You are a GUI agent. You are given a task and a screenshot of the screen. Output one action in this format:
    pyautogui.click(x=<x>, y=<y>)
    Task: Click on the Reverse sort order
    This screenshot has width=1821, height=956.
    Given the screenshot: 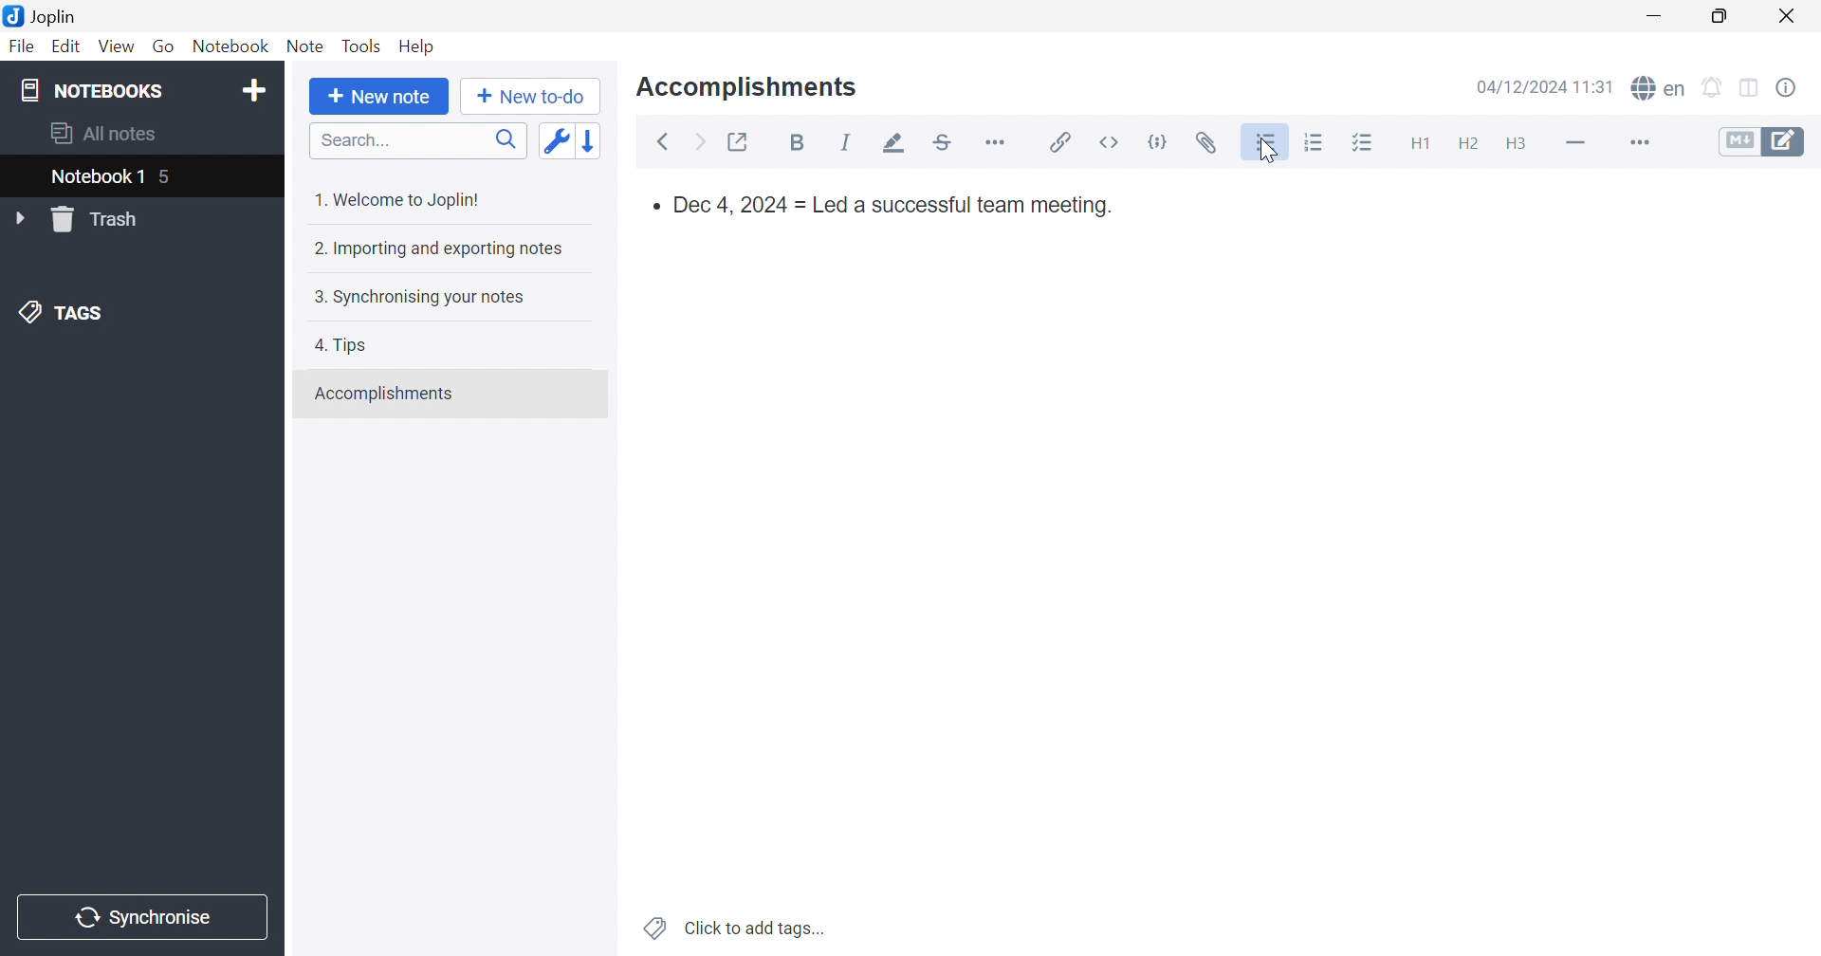 What is the action you would take?
    pyautogui.click(x=590, y=140)
    